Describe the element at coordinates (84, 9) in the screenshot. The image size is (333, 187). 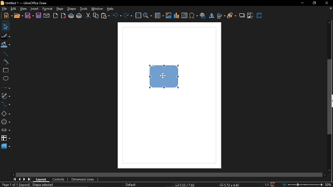
I see `tools` at that location.